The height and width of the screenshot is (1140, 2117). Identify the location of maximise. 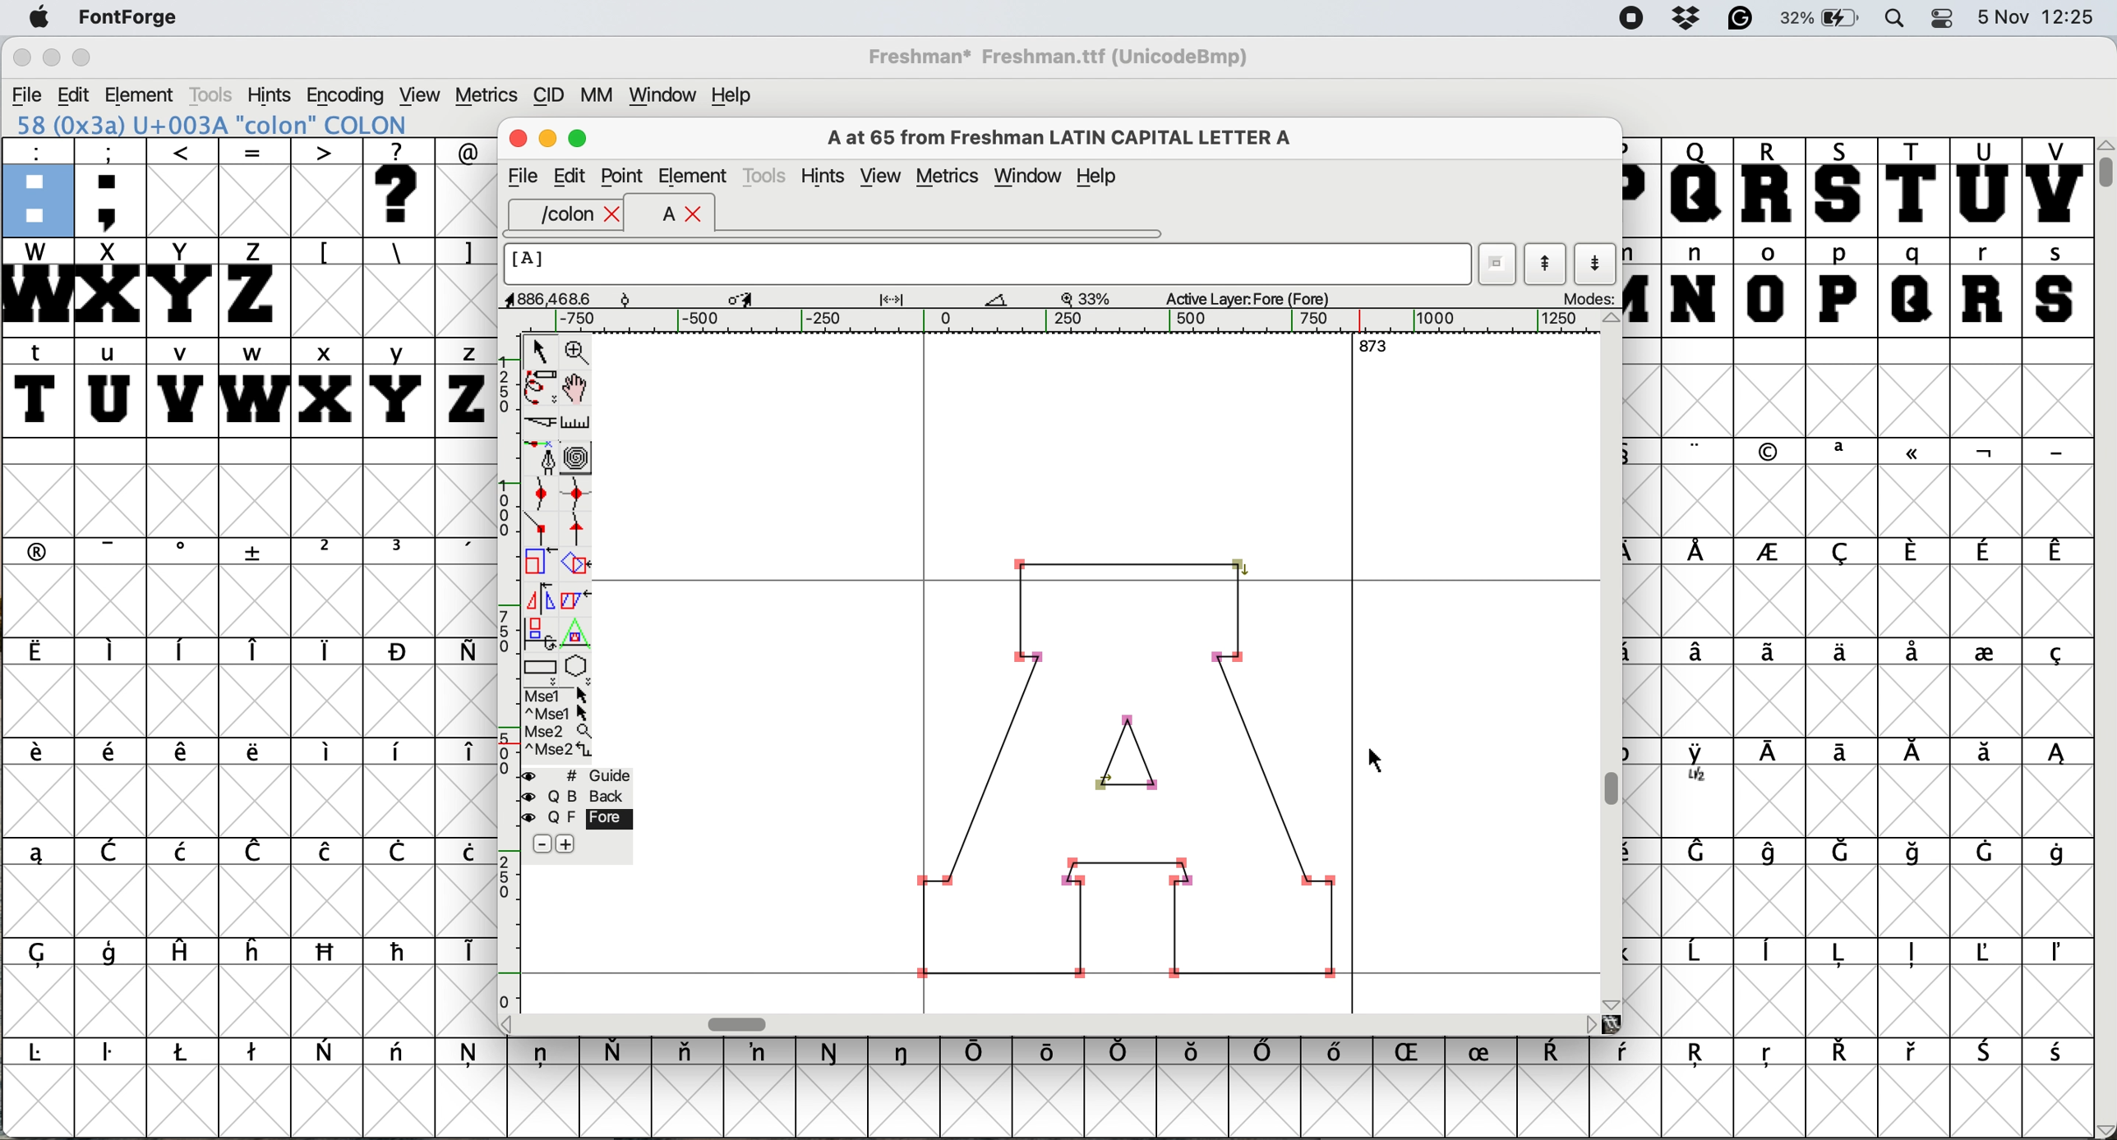
(85, 56).